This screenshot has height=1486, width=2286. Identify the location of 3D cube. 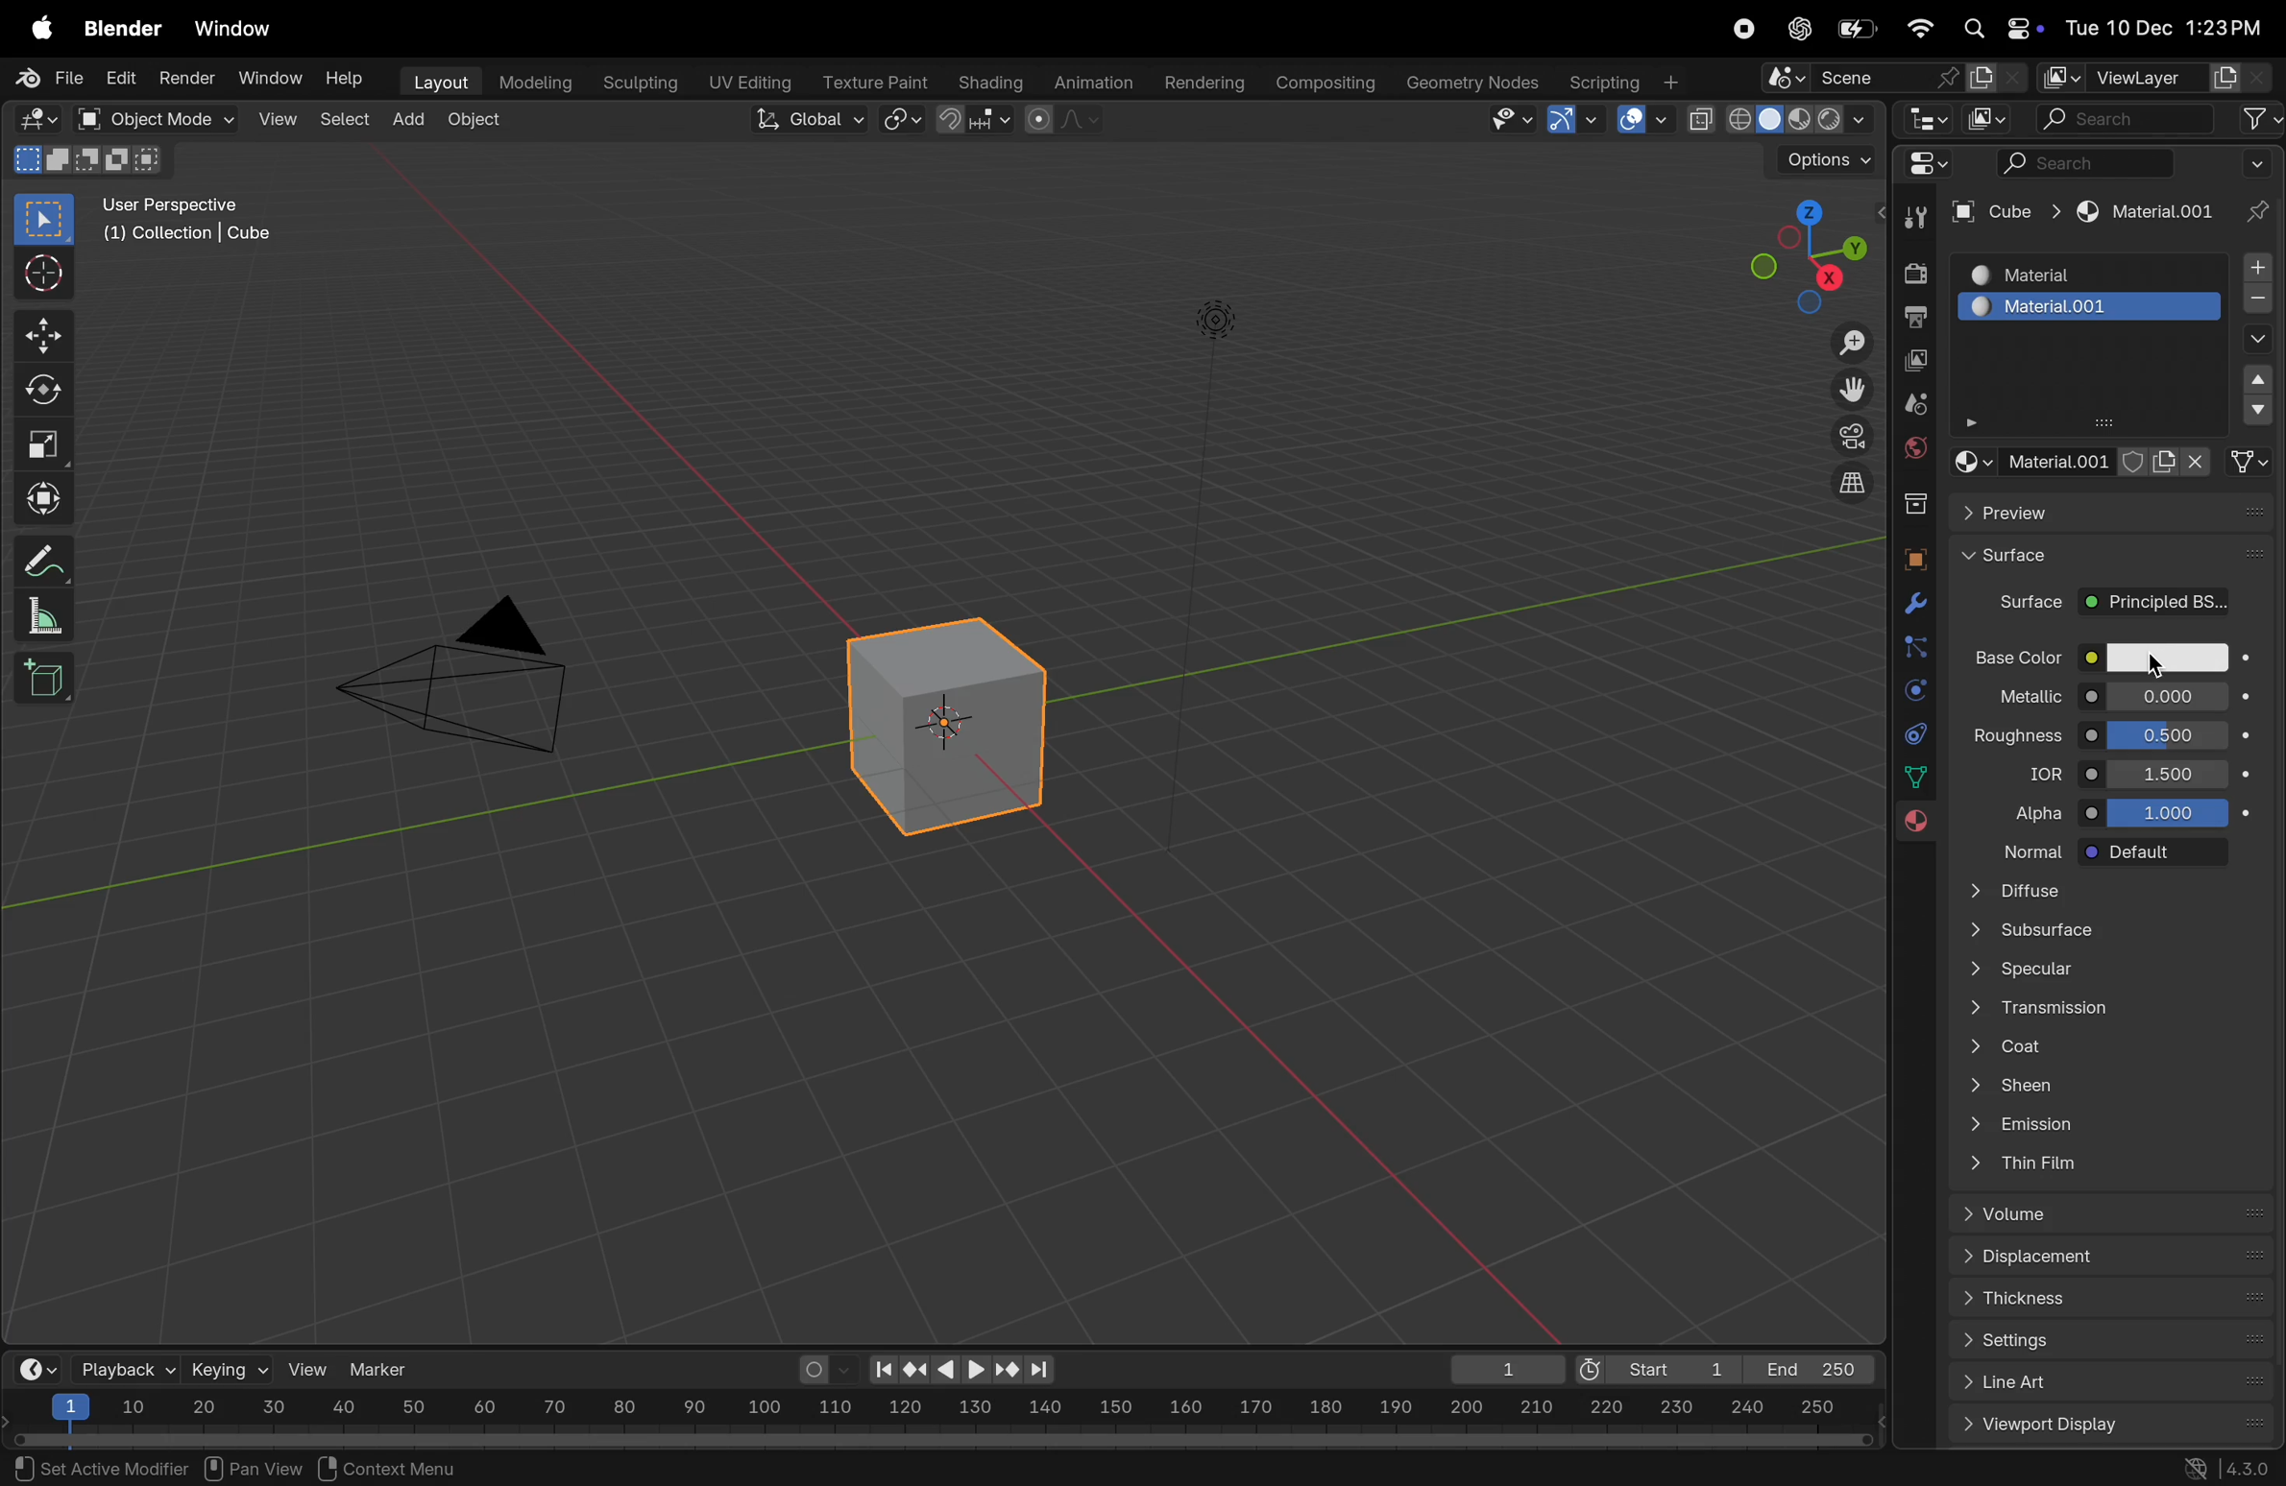
(43, 679).